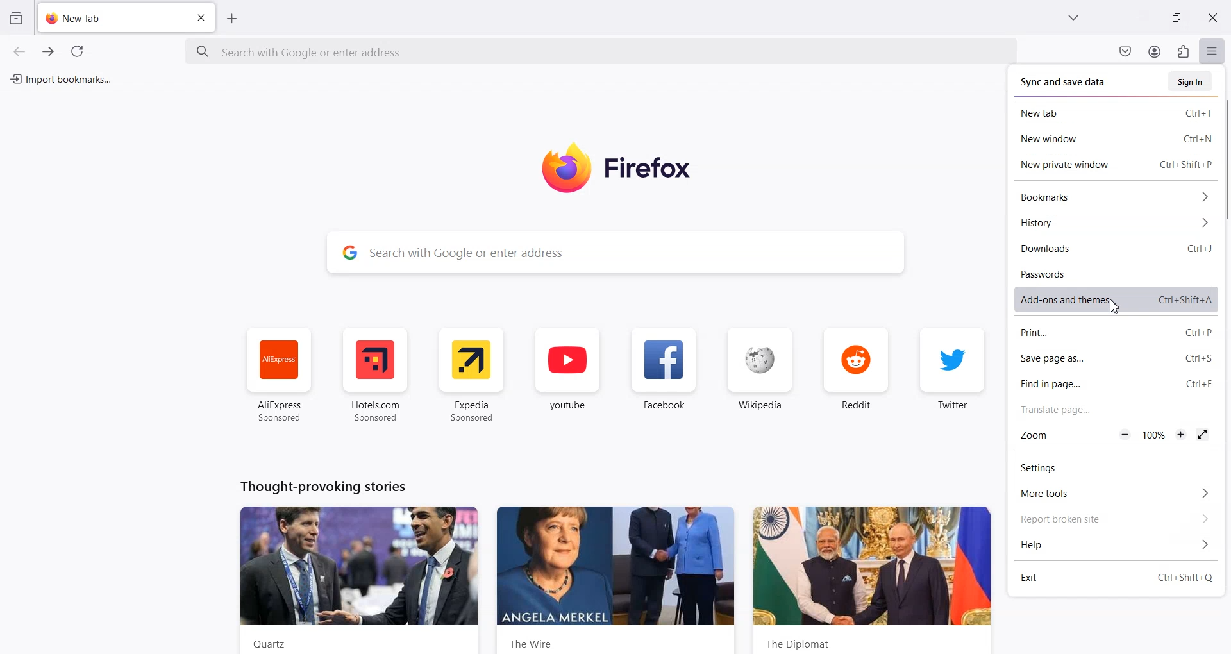 The height and width of the screenshot is (654, 1231). Describe the element at coordinates (1155, 434) in the screenshot. I see `100%` at that location.